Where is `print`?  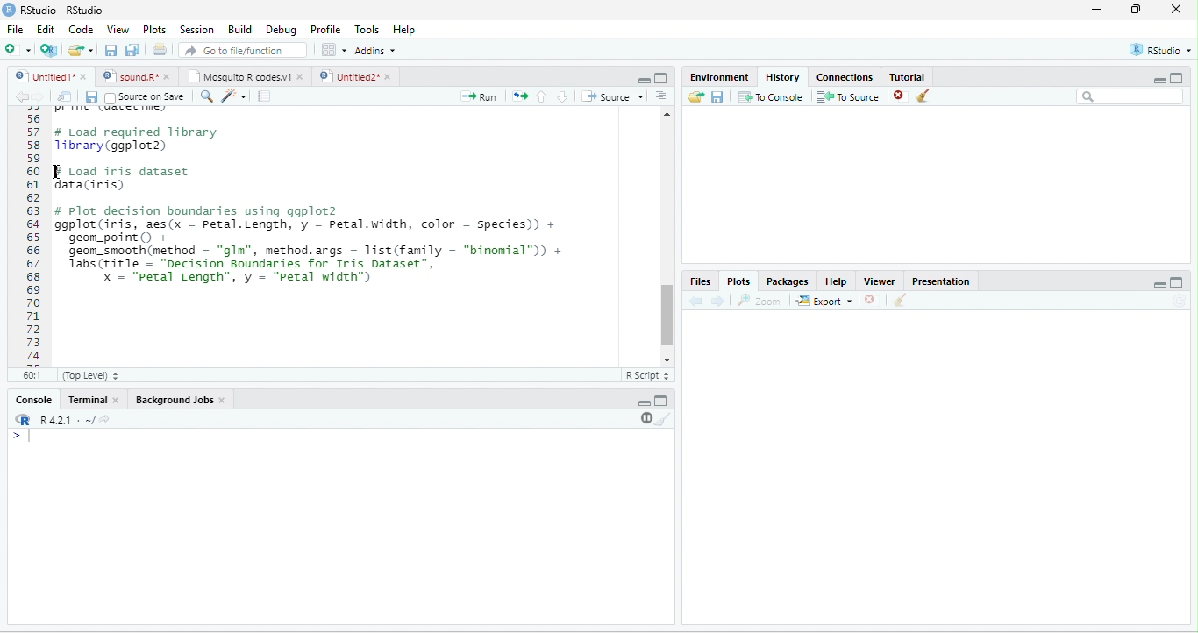 print is located at coordinates (159, 49).